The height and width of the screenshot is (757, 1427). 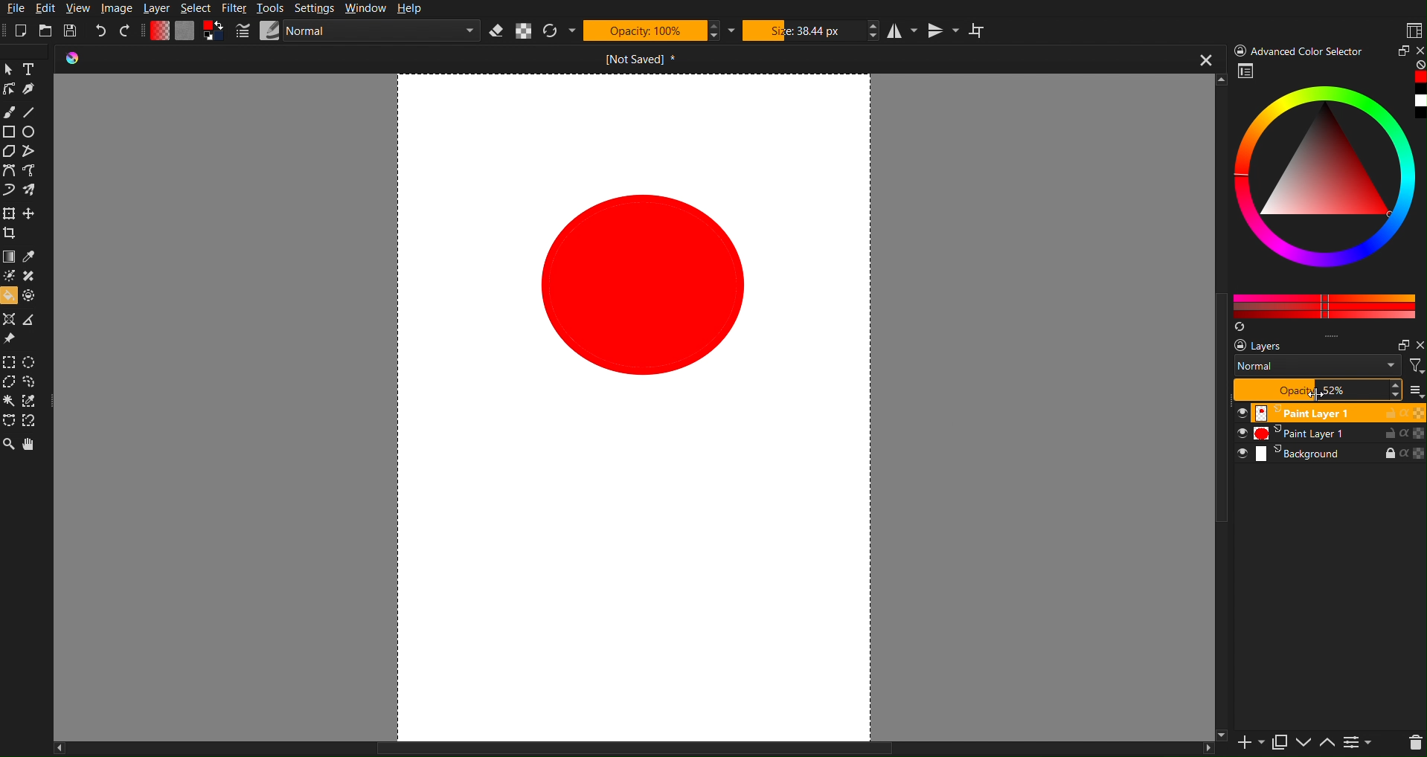 What do you see at coordinates (9, 319) in the screenshot?
I see `Assistant` at bounding box center [9, 319].